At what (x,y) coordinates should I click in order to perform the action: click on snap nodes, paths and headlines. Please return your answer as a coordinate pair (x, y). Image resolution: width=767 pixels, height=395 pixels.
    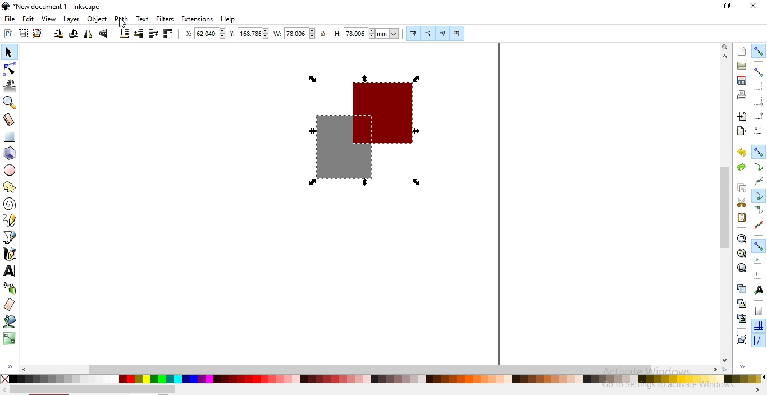
    Looking at the image, I should click on (759, 151).